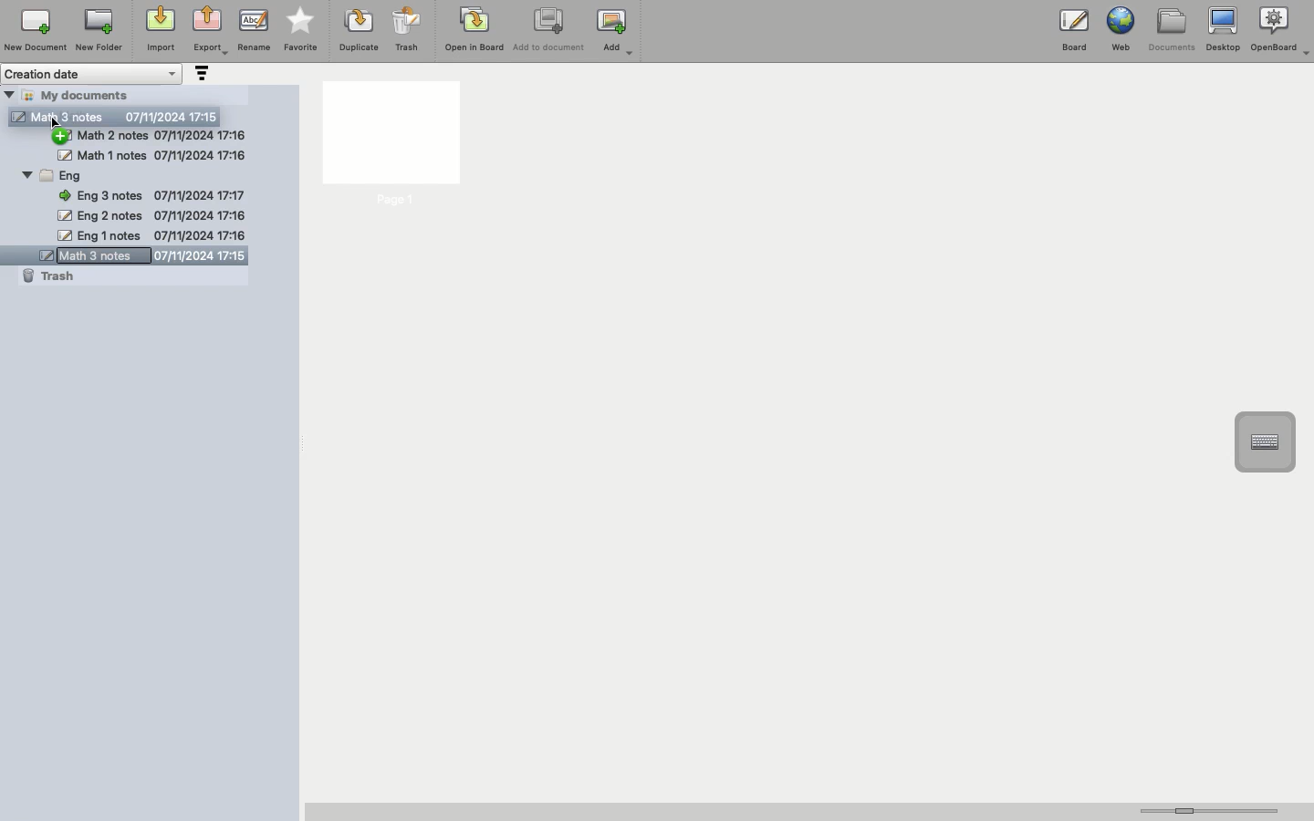 This screenshot has width=1314, height=821. Describe the element at coordinates (98, 31) in the screenshot. I see `New folder` at that location.